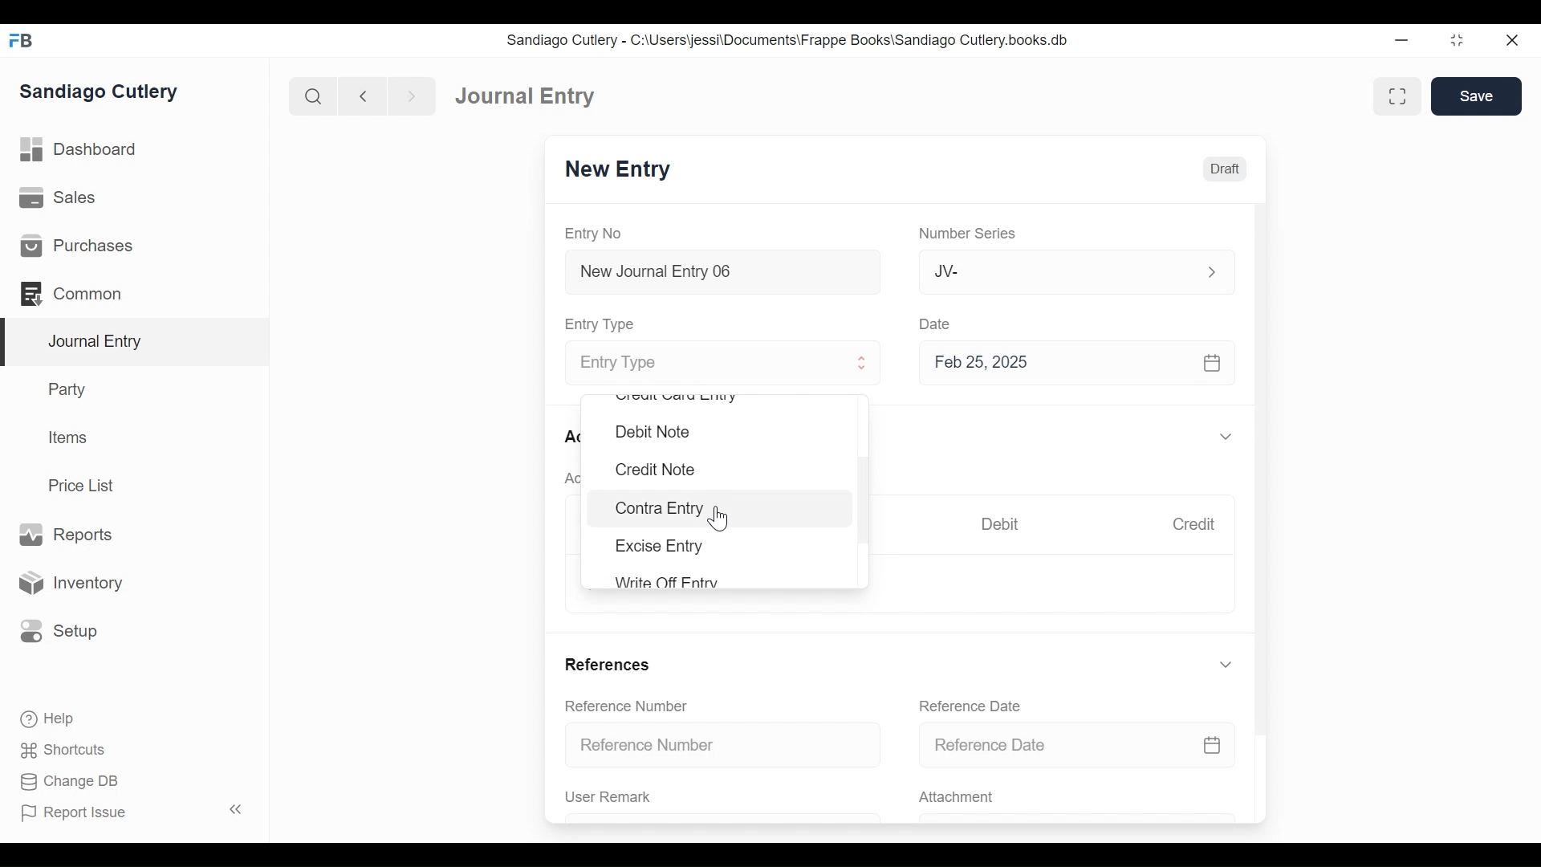 Image resolution: width=1541 pixels, height=867 pixels. What do you see at coordinates (602, 324) in the screenshot?
I see `Entry Type` at bounding box center [602, 324].